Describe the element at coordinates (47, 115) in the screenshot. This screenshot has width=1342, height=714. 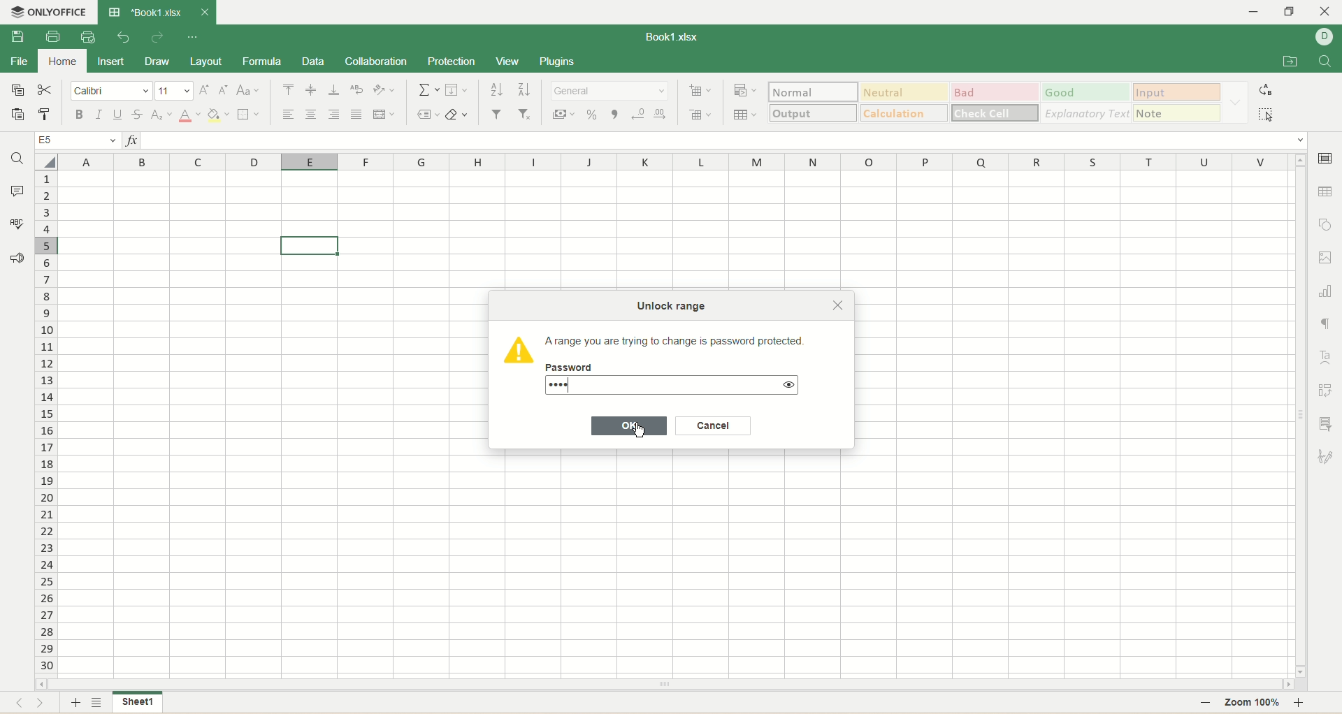
I see `copy style` at that location.